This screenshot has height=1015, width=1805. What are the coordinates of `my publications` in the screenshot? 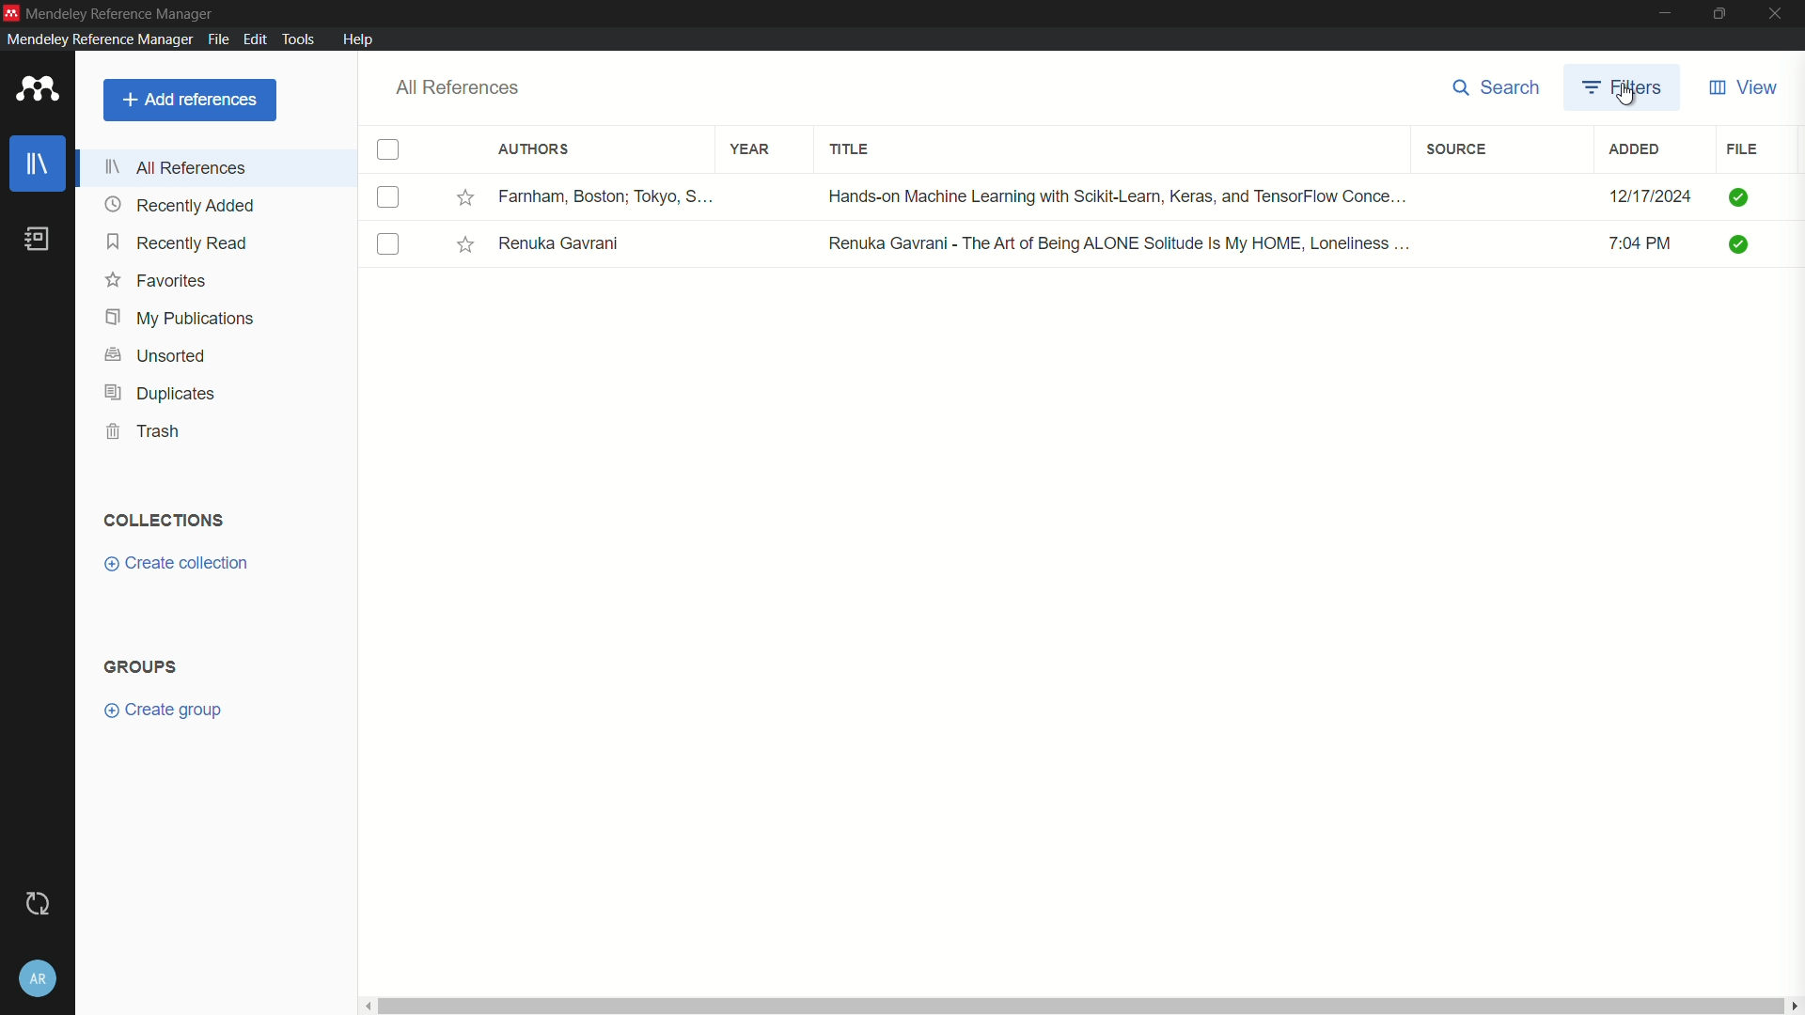 It's located at (181, 319).